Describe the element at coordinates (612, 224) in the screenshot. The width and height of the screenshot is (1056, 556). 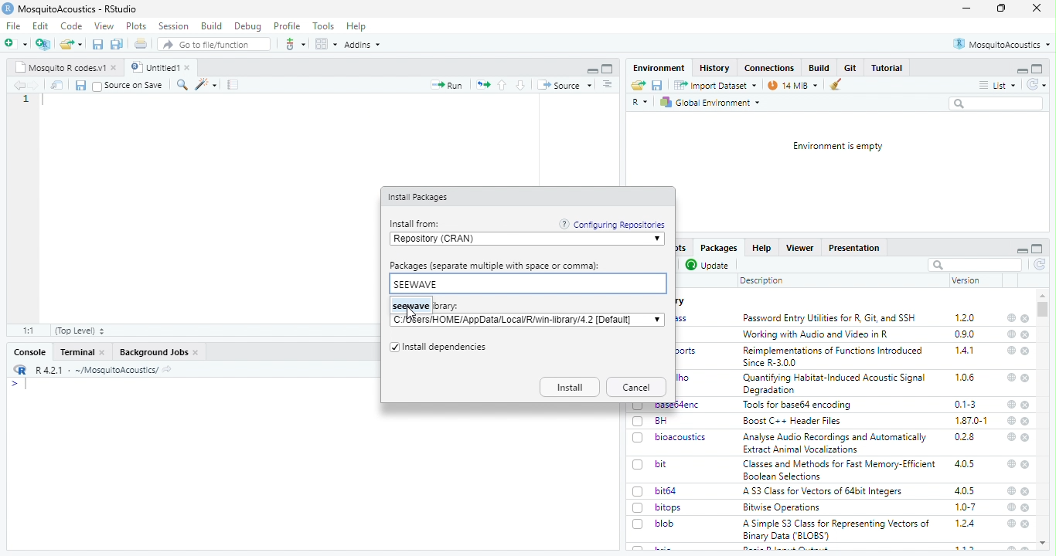
I see `7 Configuring Repositories` at that location.